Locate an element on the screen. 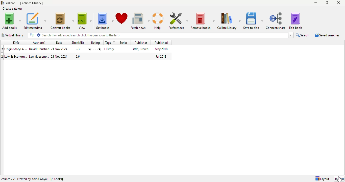 Image resolution: width=345 pixels, height=182 pixels. 6.6mbs is located at coordinates (78, 57).